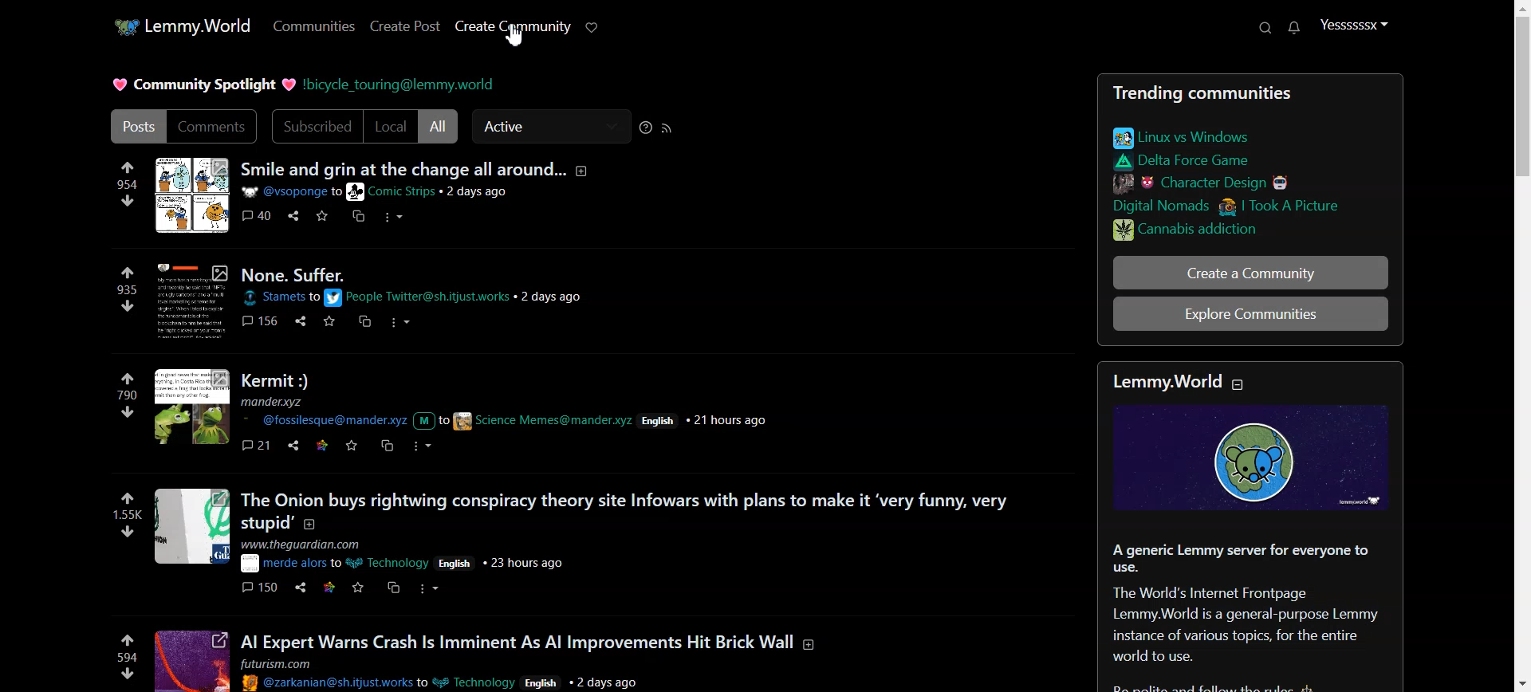 The image size is (1531, 692). What do you see at coordinates (1209, 273) in the screenshot?
I see `Create a Community` at bounding box center [1209, 273].